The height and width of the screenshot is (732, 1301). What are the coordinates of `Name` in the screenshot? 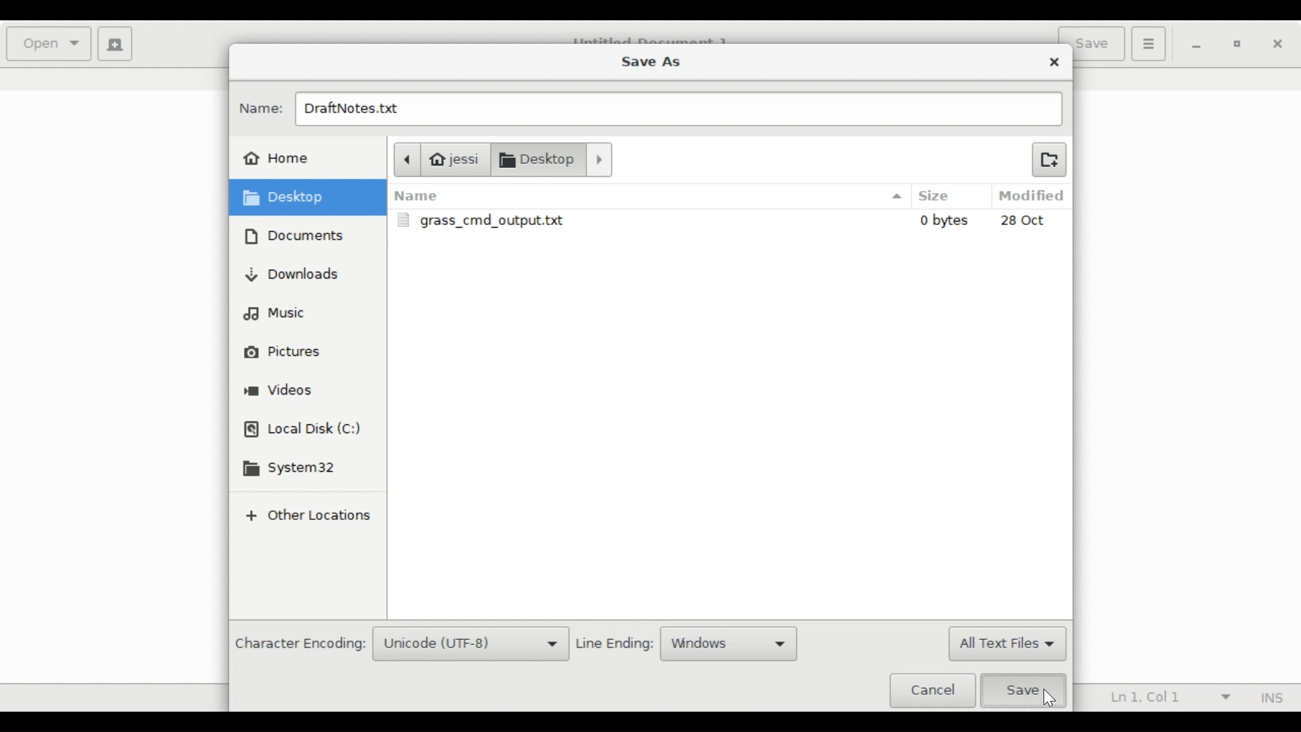 It's located at (262, 108).